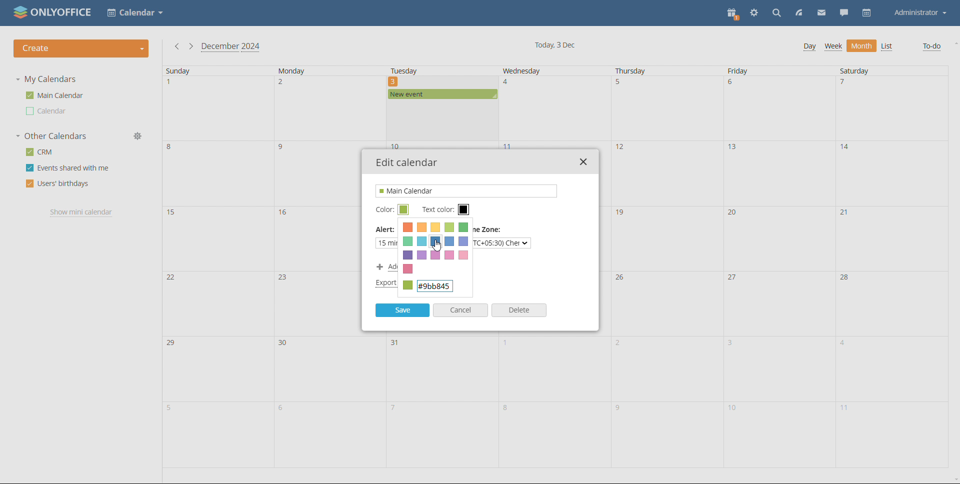 This screenshot has height=484, width=960. What do you see at coordinates (932, 47) in the screenshot?
I see `to-do` at bounding box center [932, 47].